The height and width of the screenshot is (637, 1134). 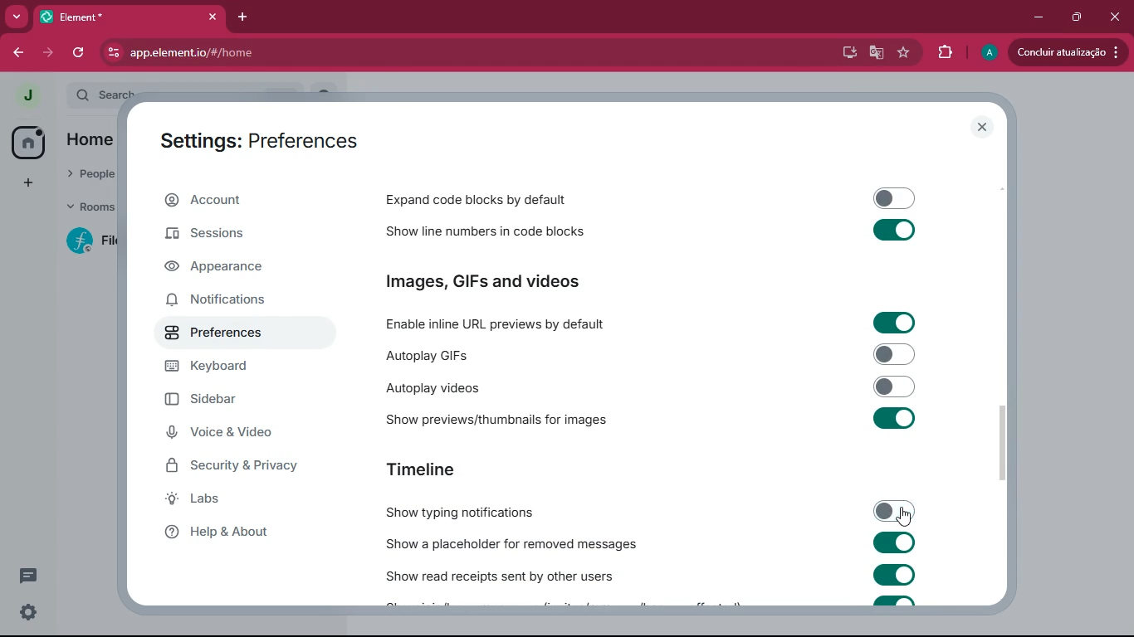 I want to click on toggle on/off, so click(x=896, y=574).